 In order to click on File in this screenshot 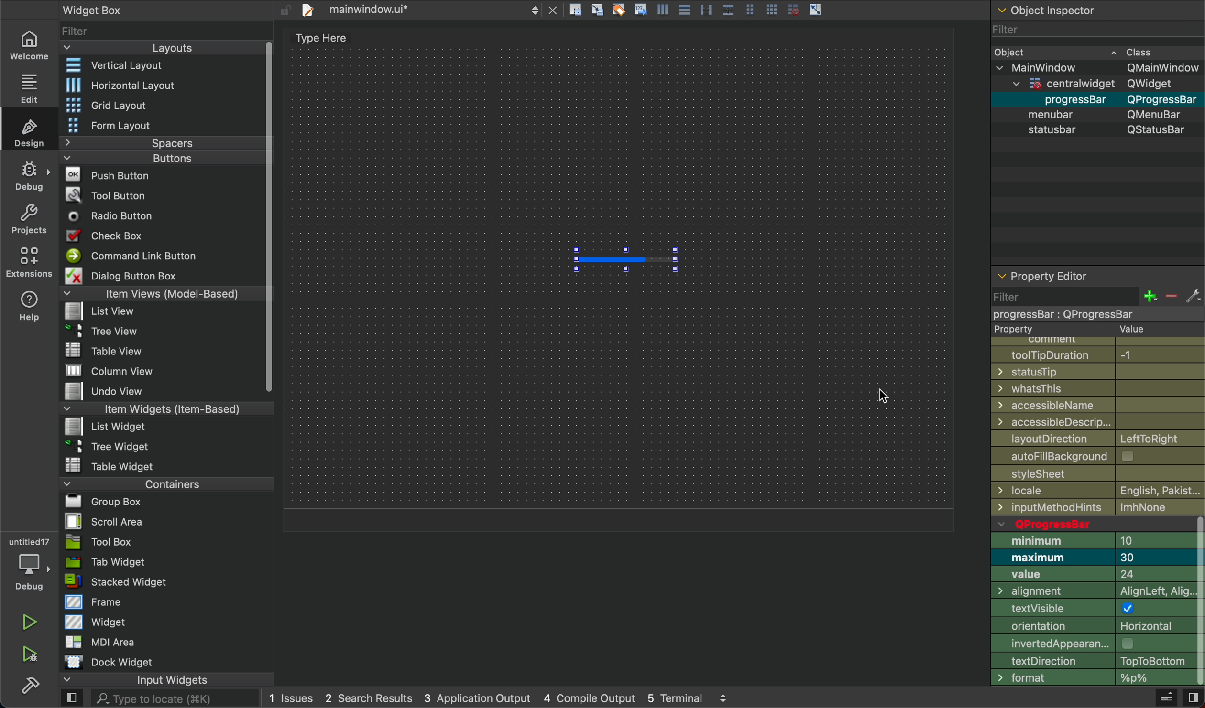, I will do `click(112, 371)`.